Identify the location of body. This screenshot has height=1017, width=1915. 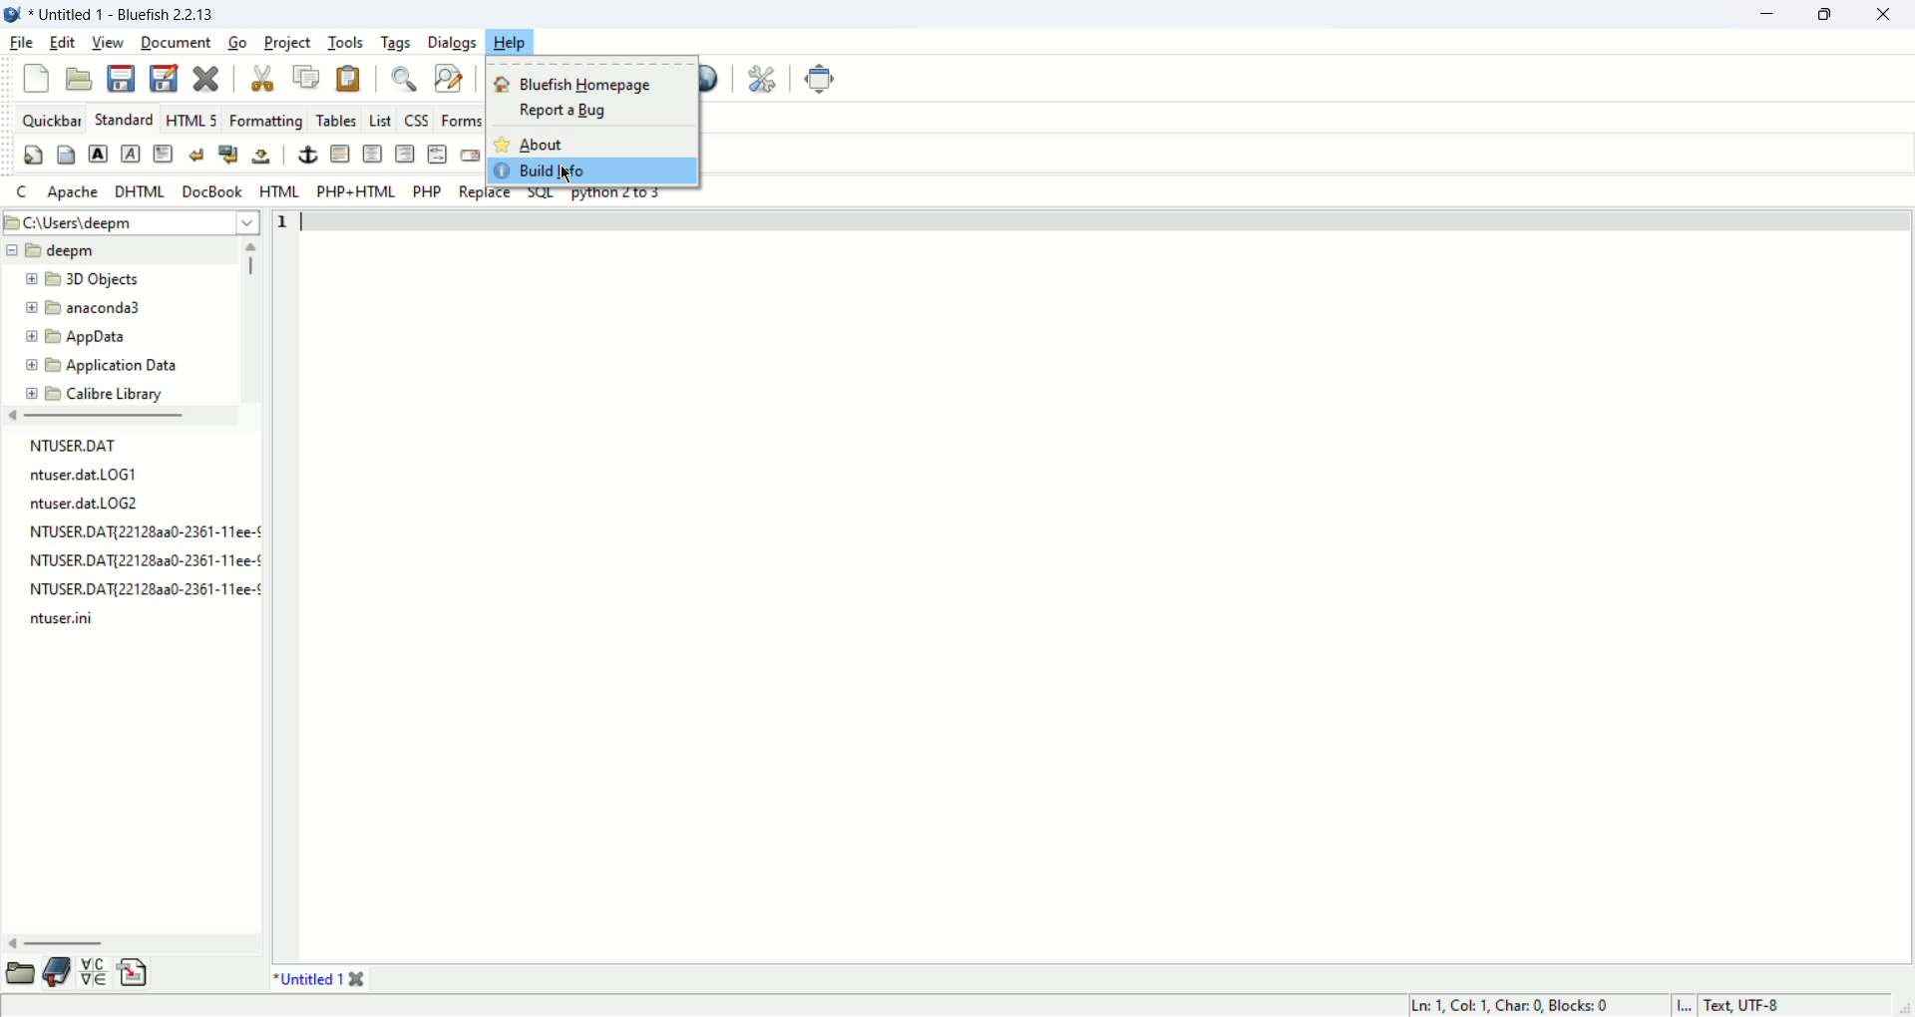
(69, 156).